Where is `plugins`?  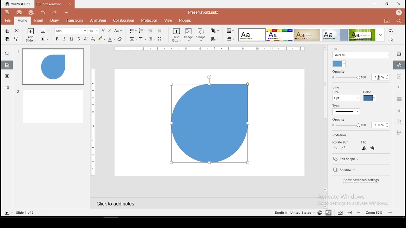
plugins is located at coordinates (185, 20).